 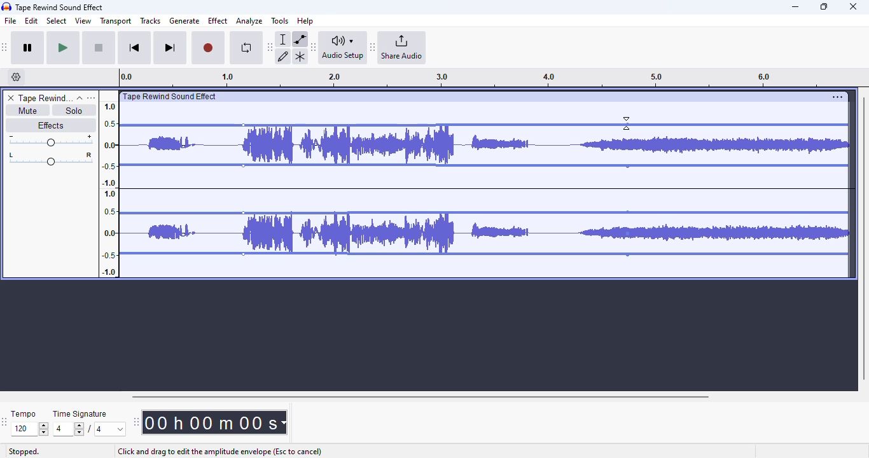 I want to click on analyze, so click(x=249, y=21).